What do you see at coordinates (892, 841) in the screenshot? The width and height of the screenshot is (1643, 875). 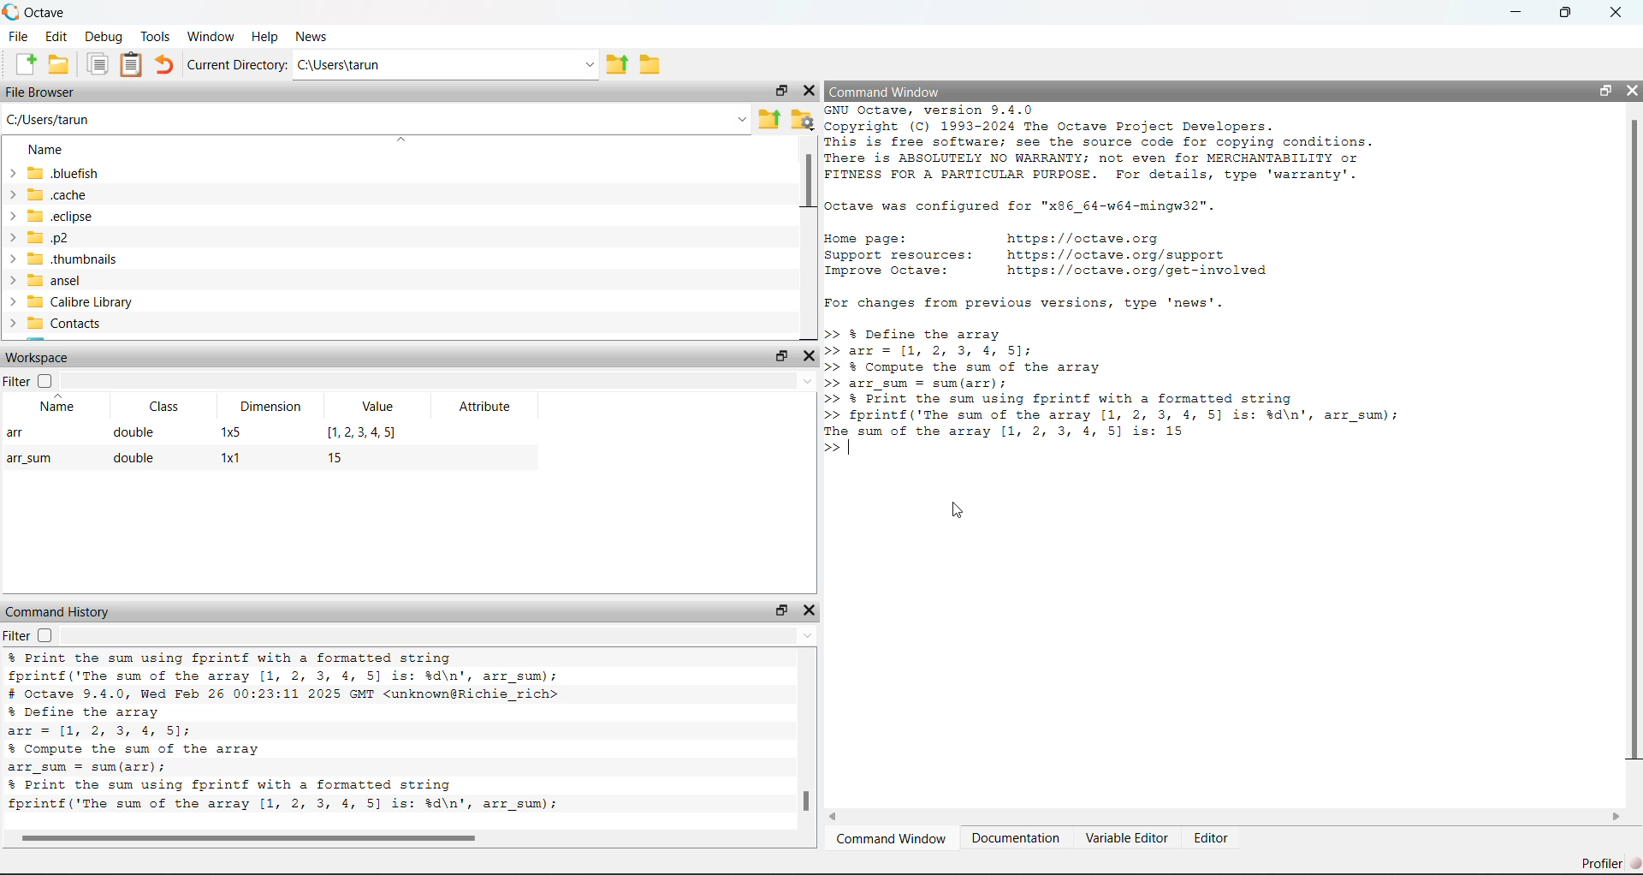 I see `Command Window` at bounding box center [892, 841].